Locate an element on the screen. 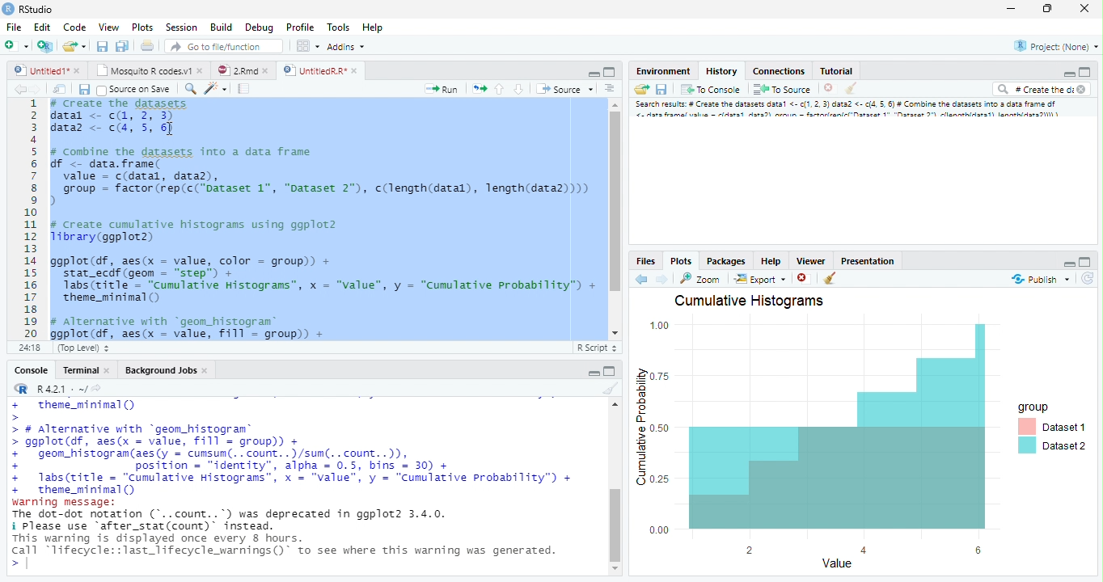 The image size is (1103, 582). Help is located at coordinates (372, 27).